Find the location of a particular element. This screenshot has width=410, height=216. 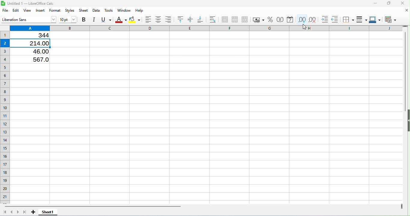

Align center is located at coordinates (159, 20).